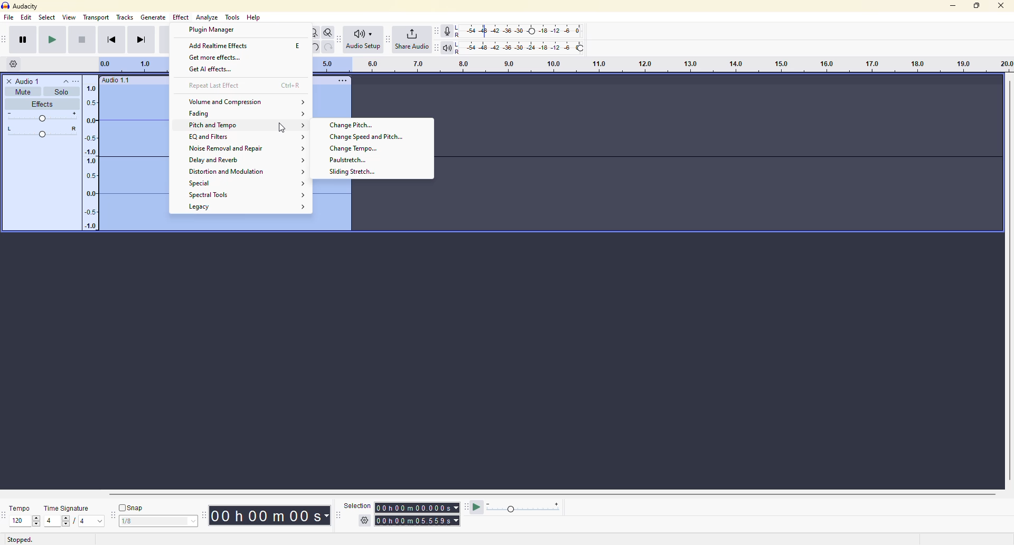 The width and height of the screenshot is (1014, 545). What do you see at coordinates (113, 515) in the screenshot?
I see `snapping toolbar` at bounding box center [113, 515].